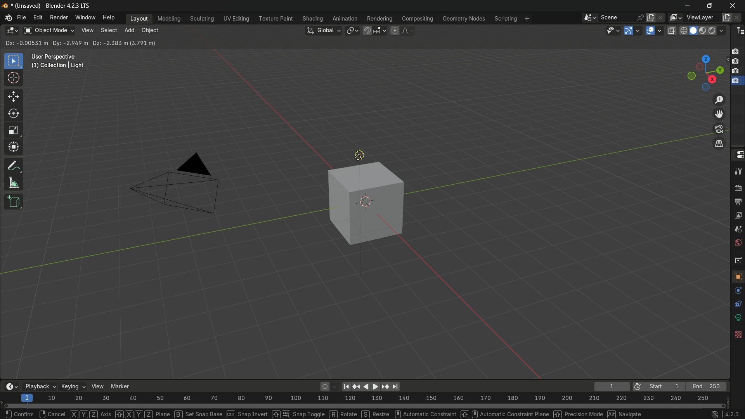 The image size is (745, 419). I want to click on switch current view, so click(717, 143).